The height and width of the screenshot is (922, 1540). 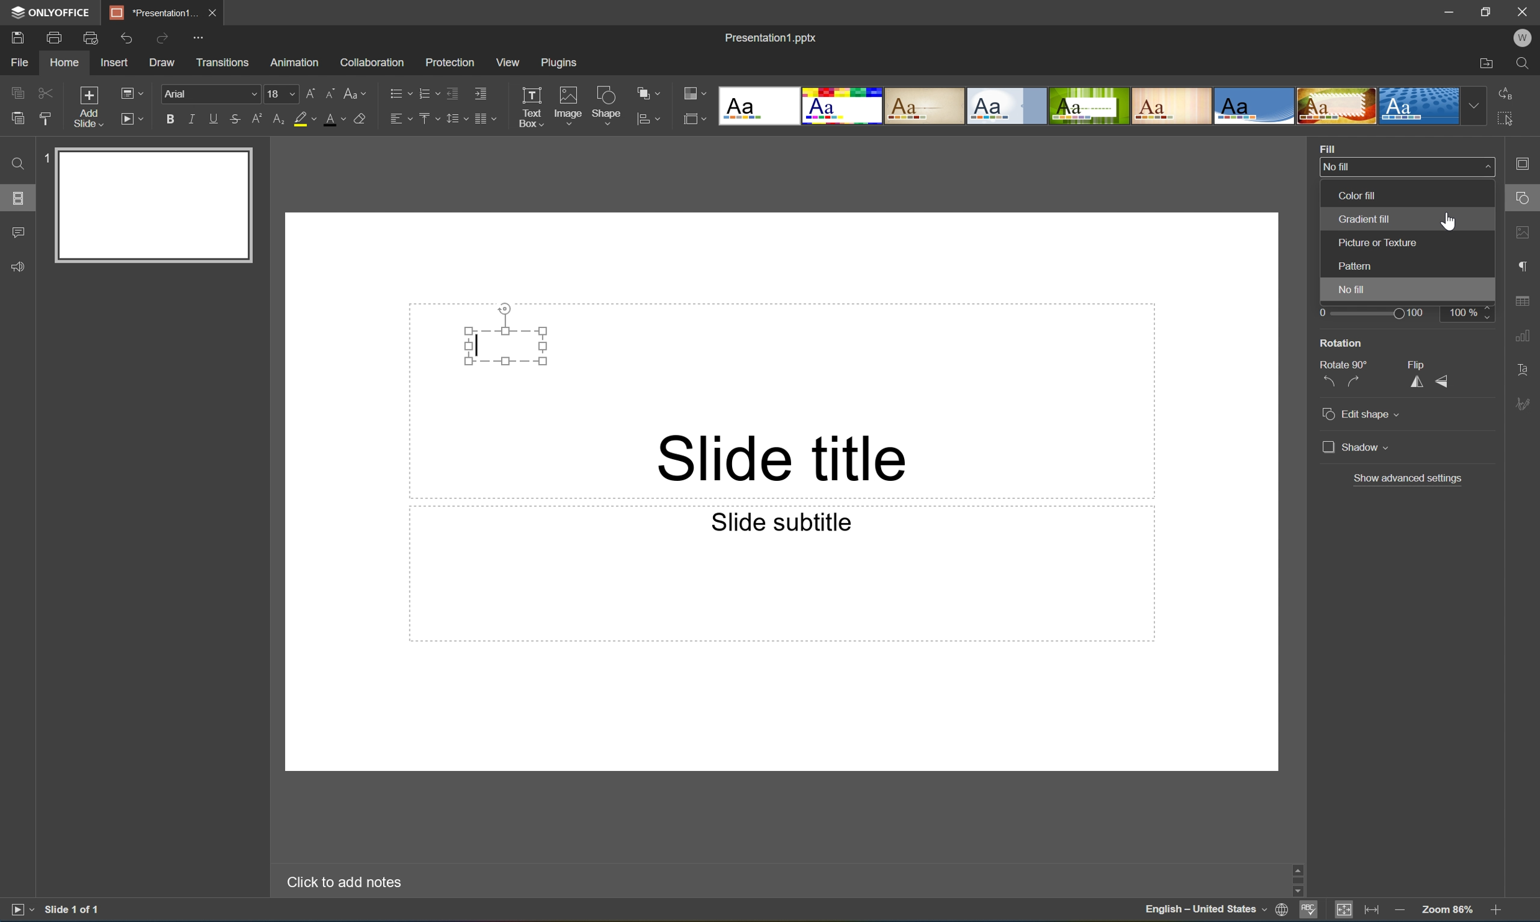 What do you see at coordinates (211, 11) in the screenshot?
I see `Close` at bounding box center [211, 11].